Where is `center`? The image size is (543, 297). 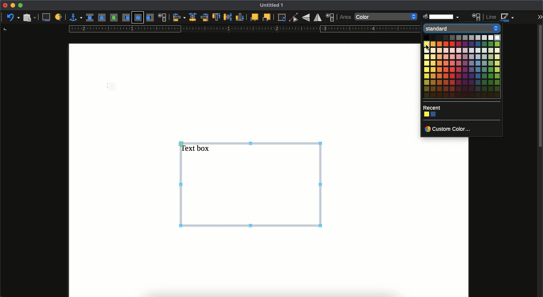 center is located at coordinates (228, 17).